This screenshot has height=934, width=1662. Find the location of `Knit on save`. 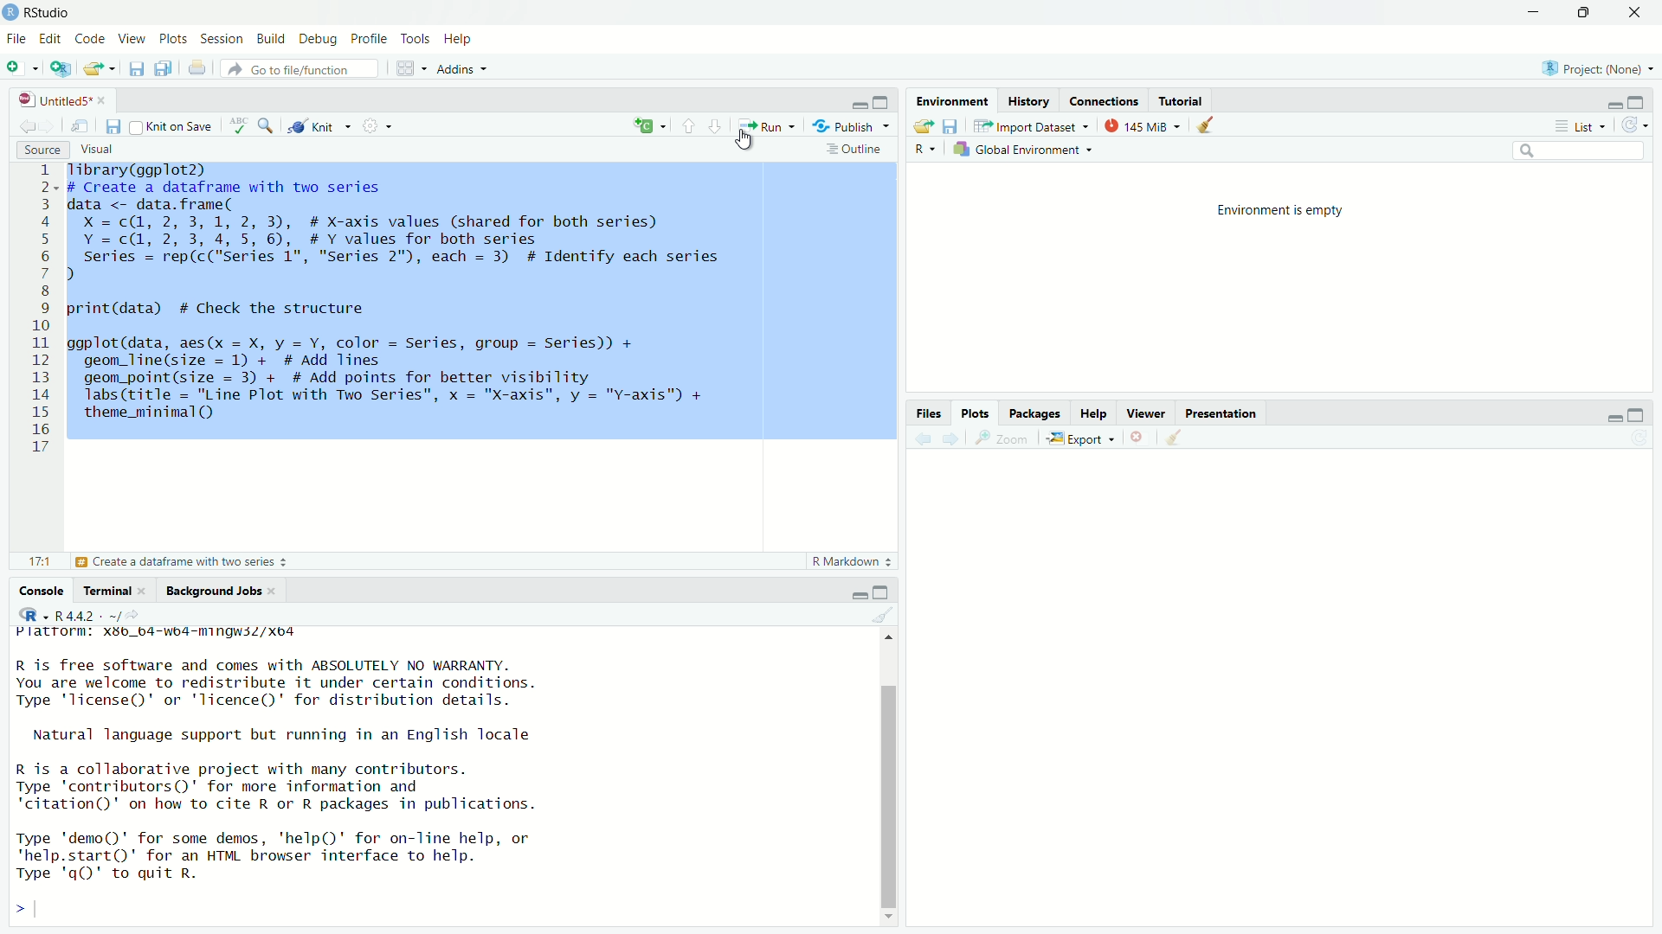

Knit on save is located at coordinates (173, 128).